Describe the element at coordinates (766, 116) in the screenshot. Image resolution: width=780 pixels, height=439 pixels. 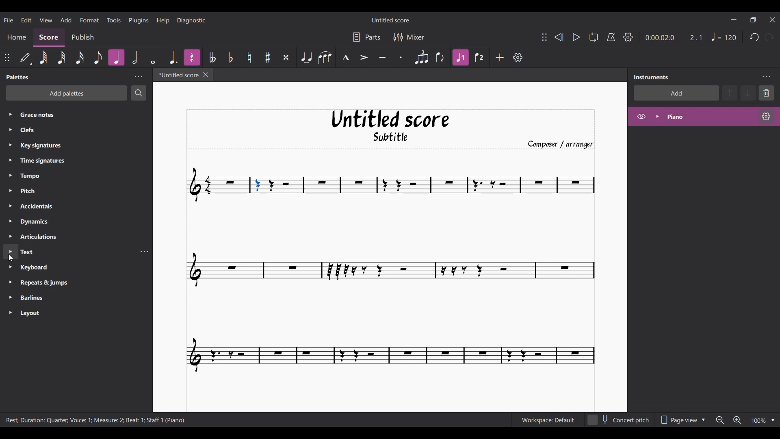
I see `Piano settings` at that location.